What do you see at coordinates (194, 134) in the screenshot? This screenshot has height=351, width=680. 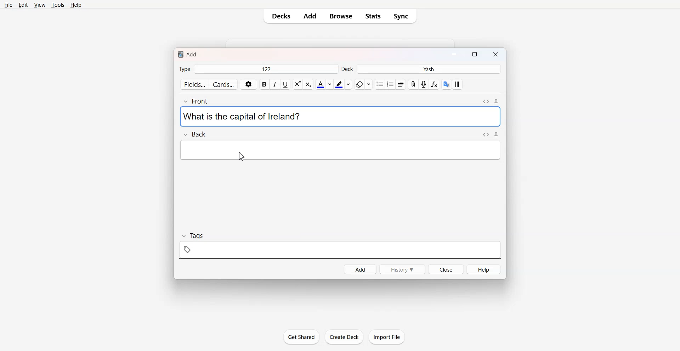 I see `Back` at bounding box center [194, 134].